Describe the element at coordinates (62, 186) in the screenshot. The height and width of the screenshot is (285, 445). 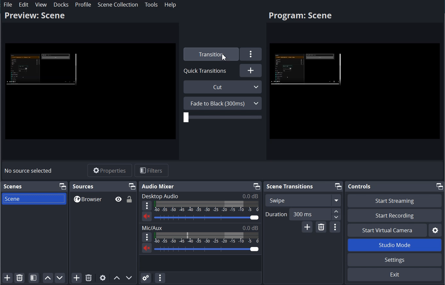
I see `Maximize` at that location.